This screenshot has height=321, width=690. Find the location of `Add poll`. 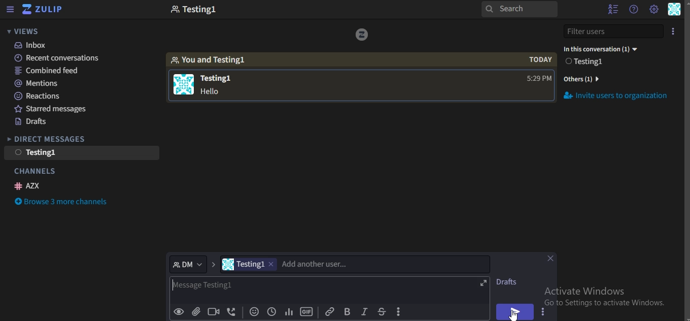

Add poll is located at coordinates (289, 312).